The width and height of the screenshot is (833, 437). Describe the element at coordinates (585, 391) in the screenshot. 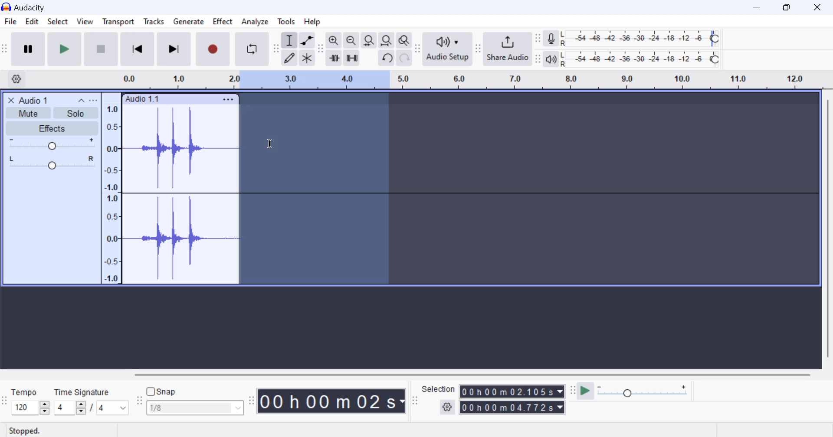

I see `play at speed` at that location.